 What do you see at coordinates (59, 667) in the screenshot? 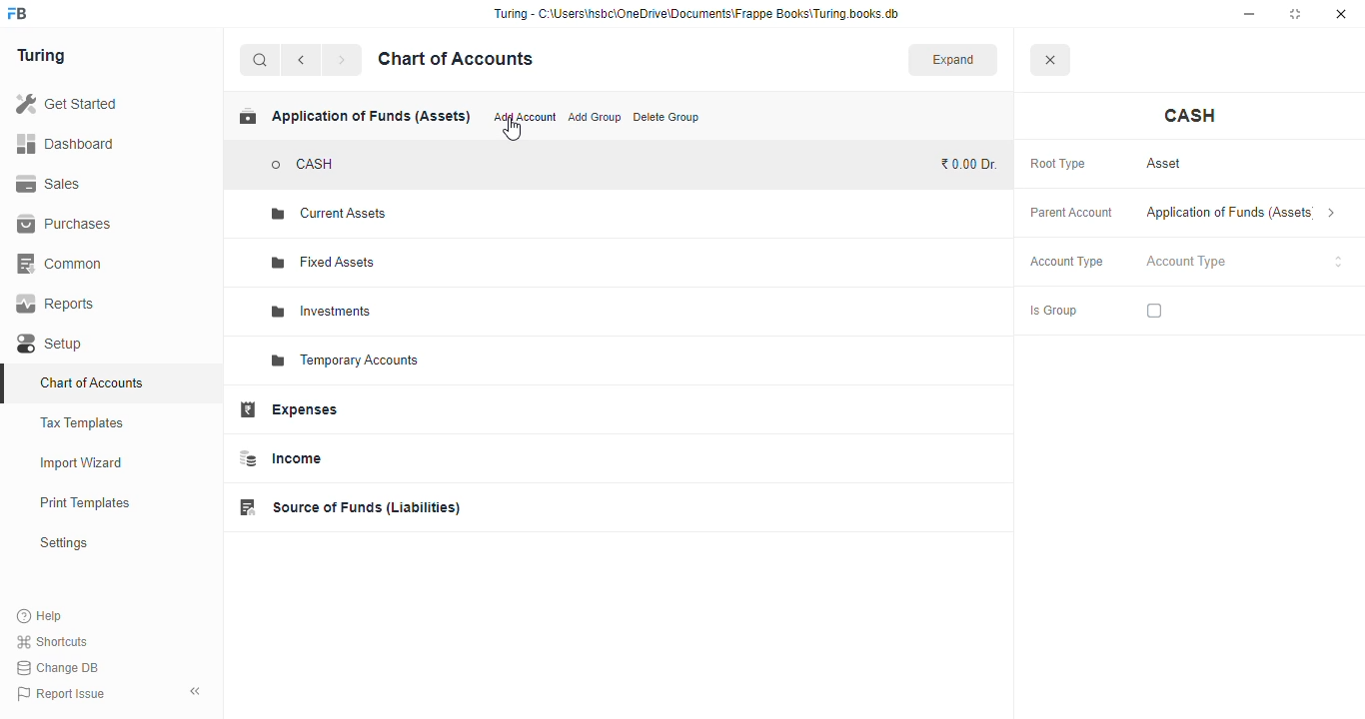
I see `change DB` at bounding box center [59, 667].